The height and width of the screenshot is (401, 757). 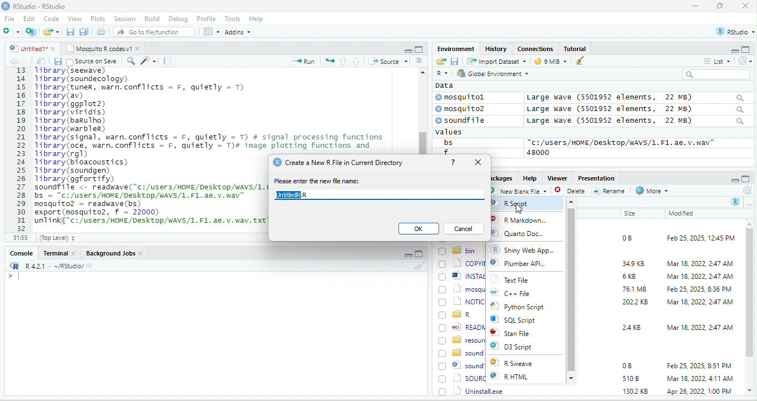 What do you see at coordinates (699, 302) in the screenshot?
I see `‘Mar 18, 2022, 2:47 AM` at bounding box center [699, 302].